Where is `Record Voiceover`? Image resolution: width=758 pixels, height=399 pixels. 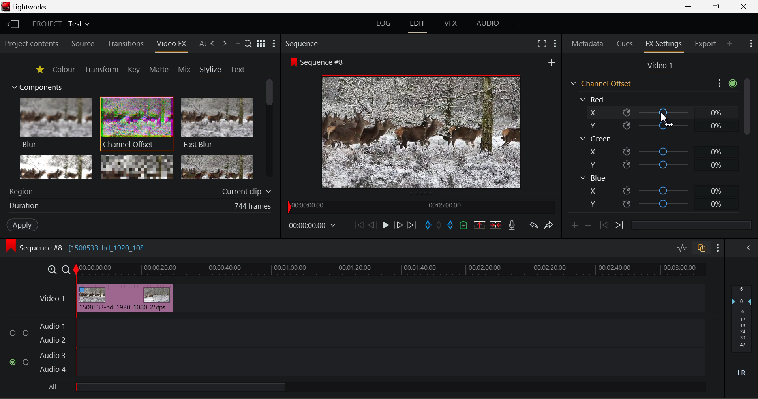
Record Voiceover is located at coordinates (512, 226).